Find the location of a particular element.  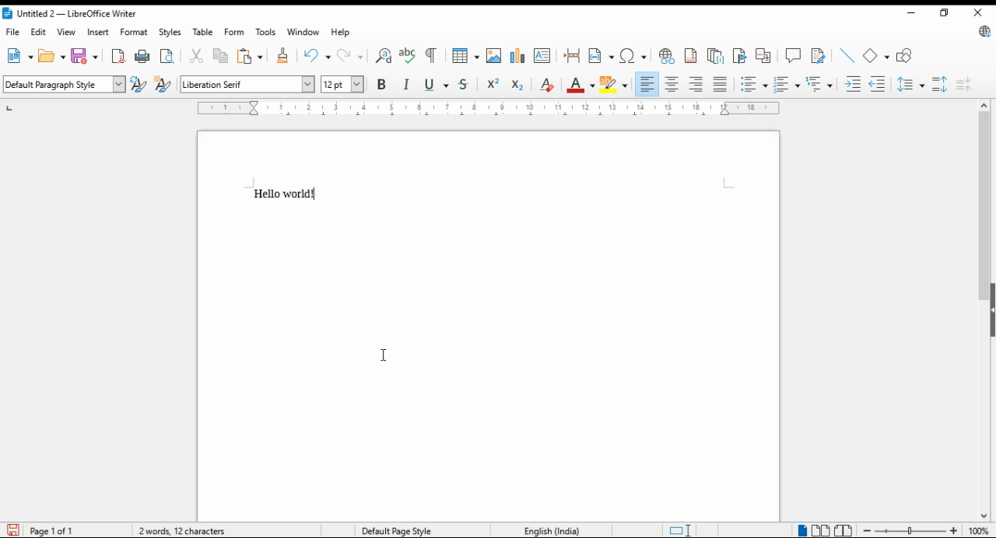

increase paragraph spacing  is located at coordinates (939, 83).